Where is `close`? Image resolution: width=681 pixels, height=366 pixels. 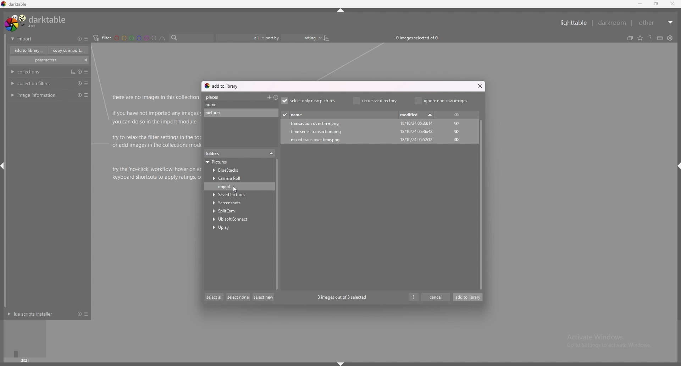 close is located at coordinates (477, 86).